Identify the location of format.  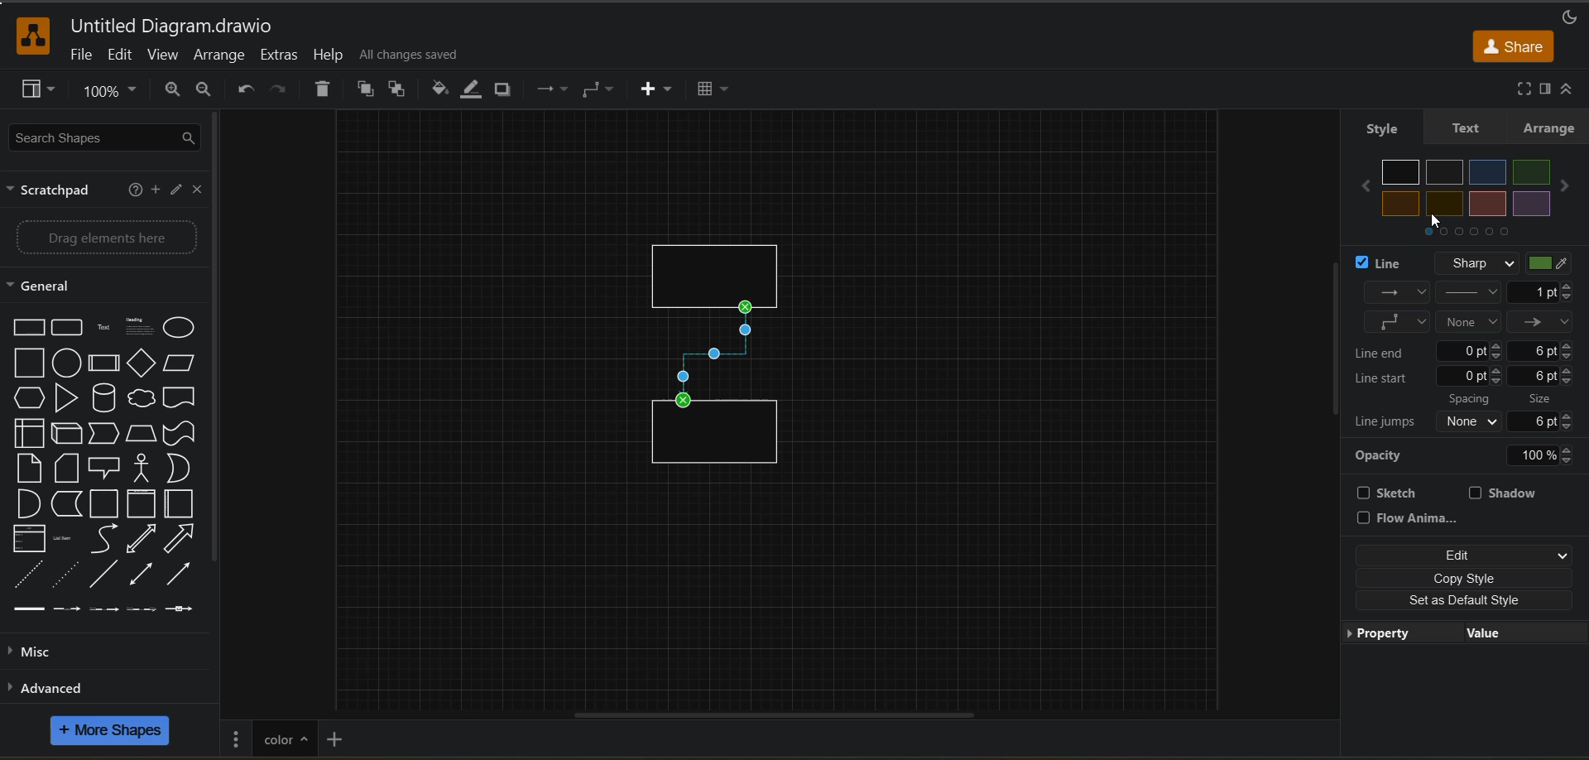
(1543, 89).